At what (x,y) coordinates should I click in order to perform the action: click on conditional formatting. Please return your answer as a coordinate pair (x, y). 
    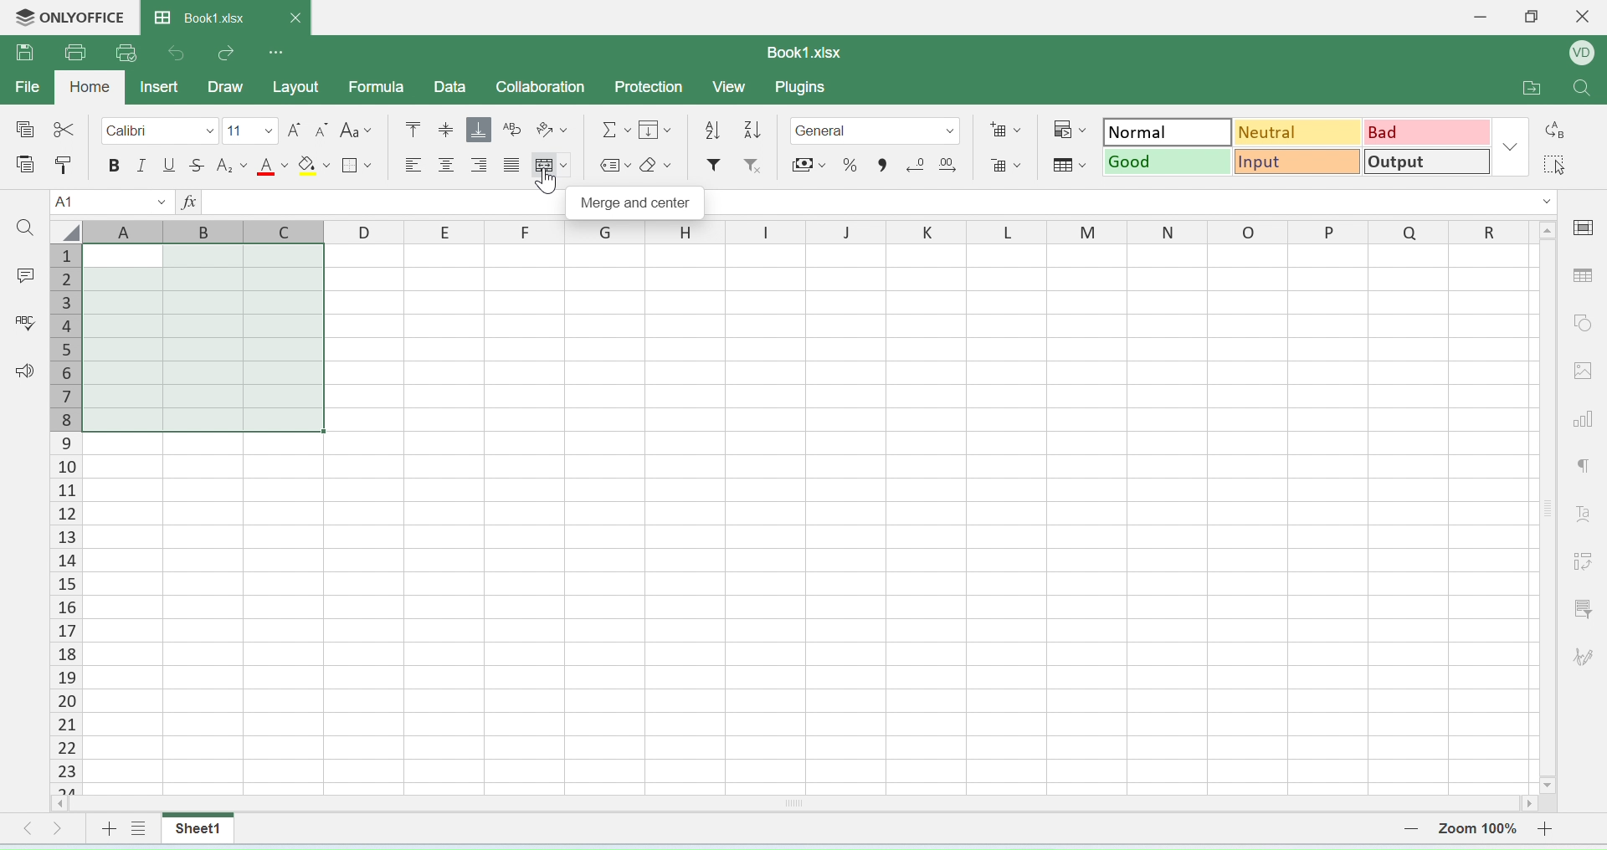
    Looking at the image, I should click on (1067, 126).